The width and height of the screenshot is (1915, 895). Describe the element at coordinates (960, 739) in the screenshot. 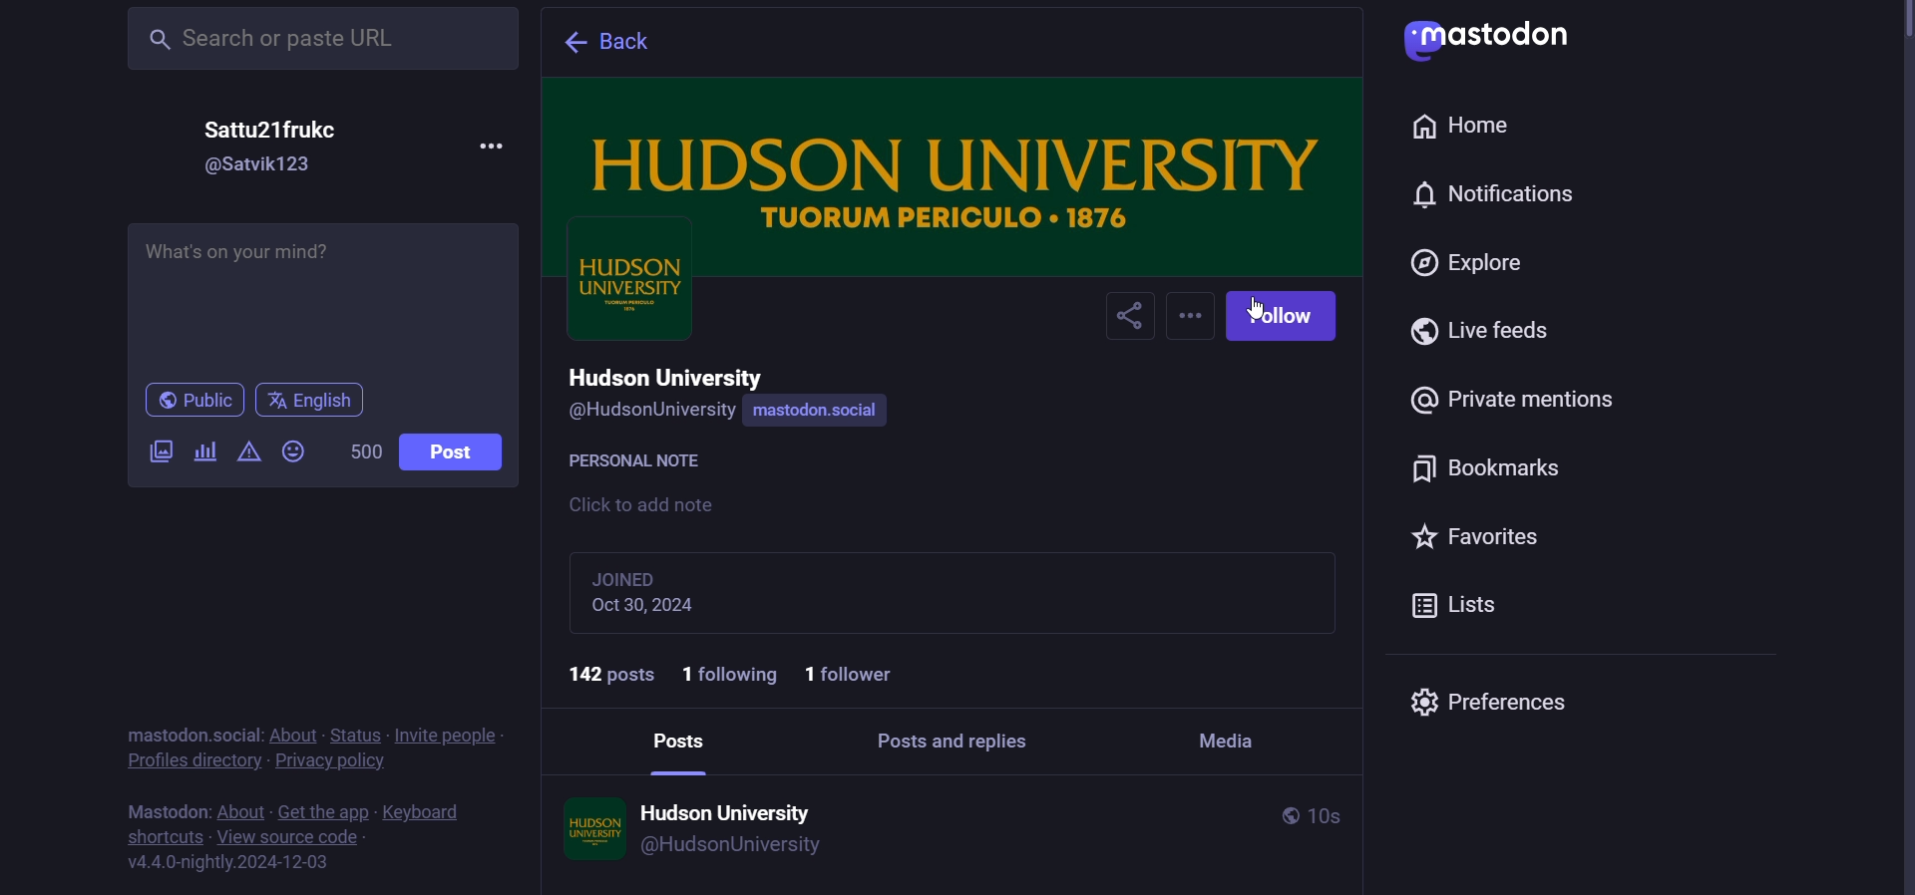

I see `posts and replies` at that location.